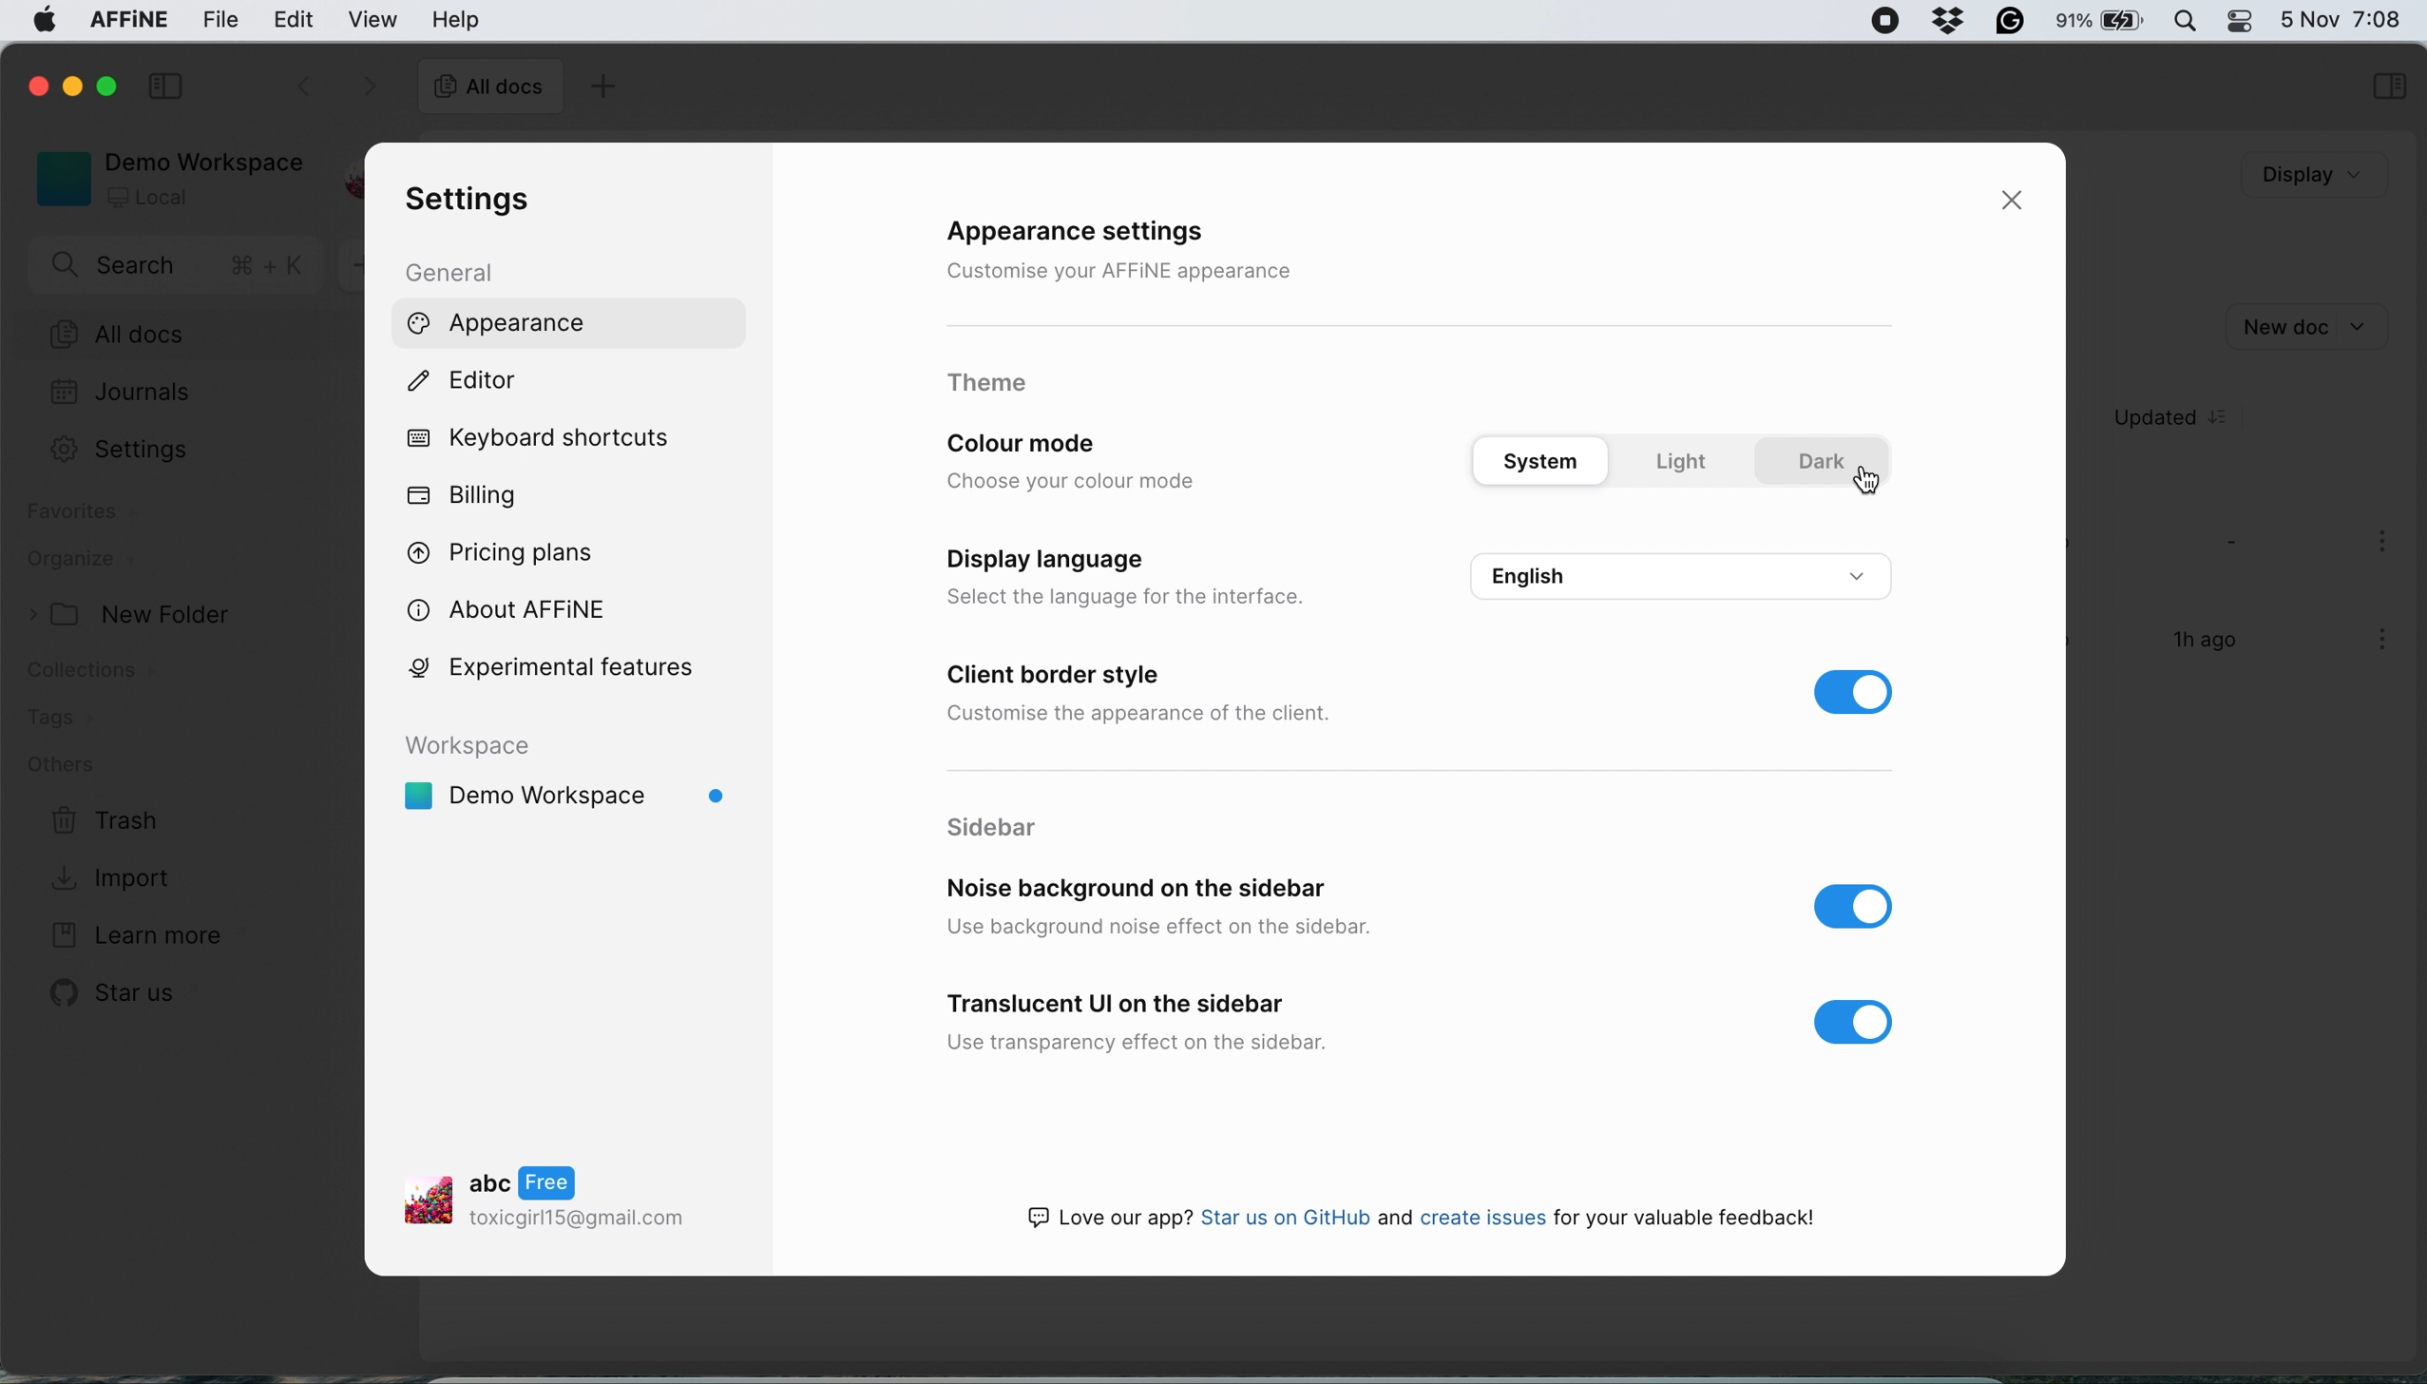 Image resolution: width=2427 pixels, height=1384 pixels. What do you see at coordinates (102, 561) in the screenshot?
I see `organize` at bounding box center [102, 561].